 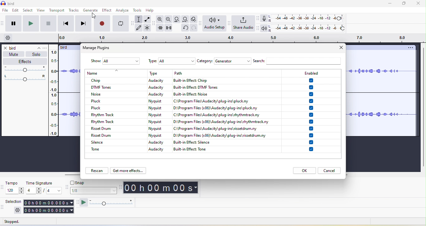 What do you see at coordinates (12, 201) in the screenshot?
I see `selection` at bounding box center [12, 201].